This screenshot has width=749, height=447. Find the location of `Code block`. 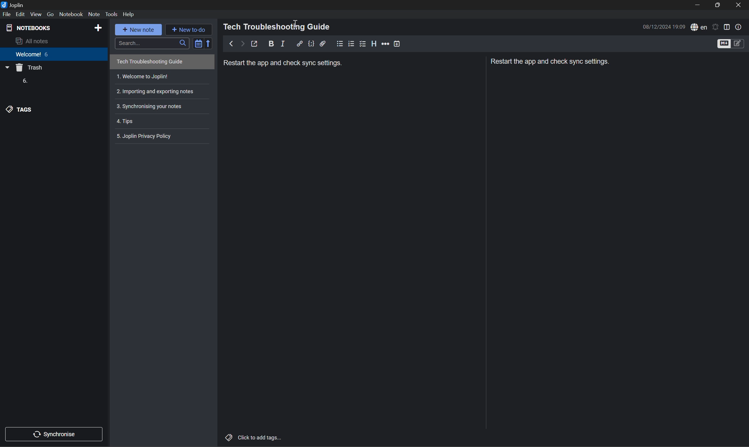

Code block is located at coordinates (311, 43).